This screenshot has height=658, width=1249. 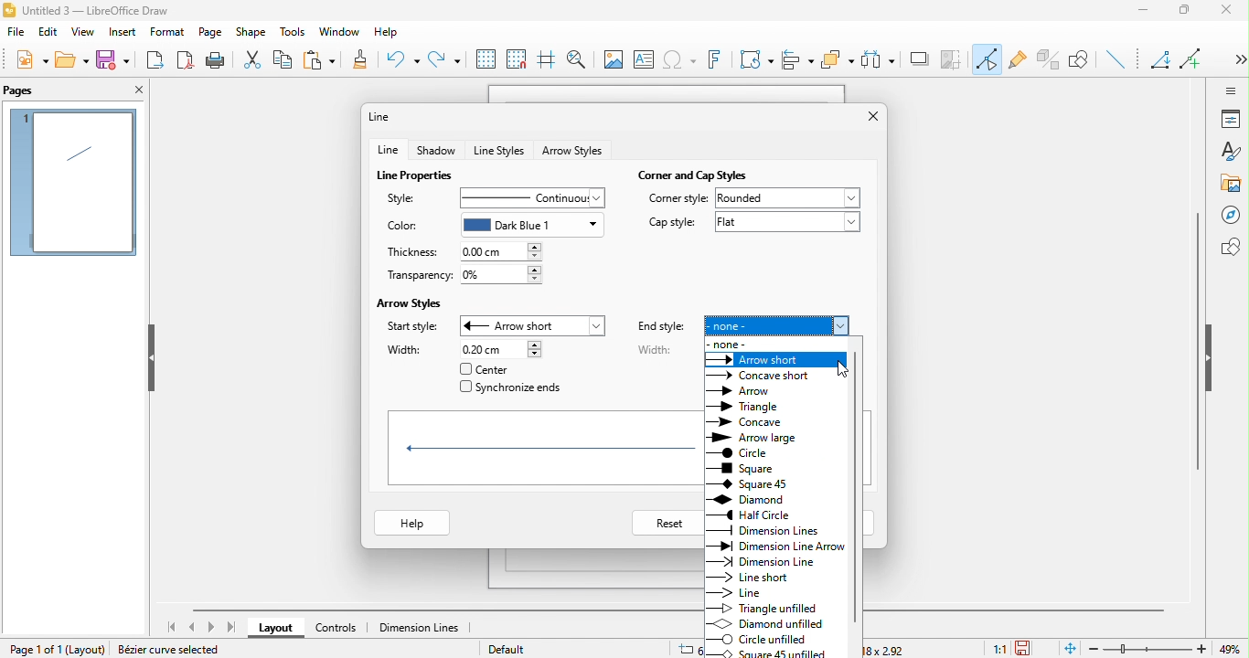 What do you see at coordinates (216, 60) in the screenshot?
I see `print` at bounding box center [216, 60].